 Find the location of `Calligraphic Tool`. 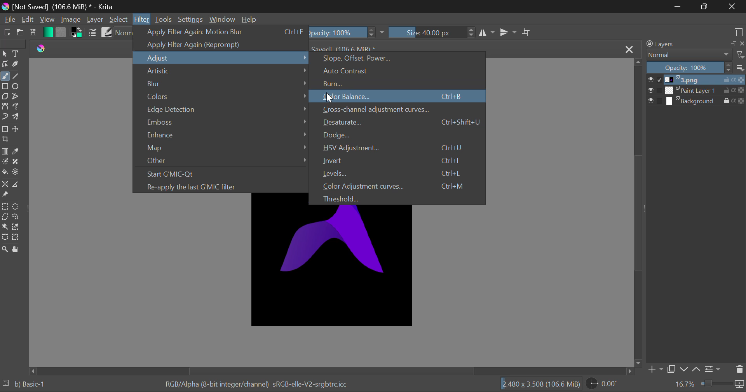

Calligraphic Tool is located at coordinates (16, 65).